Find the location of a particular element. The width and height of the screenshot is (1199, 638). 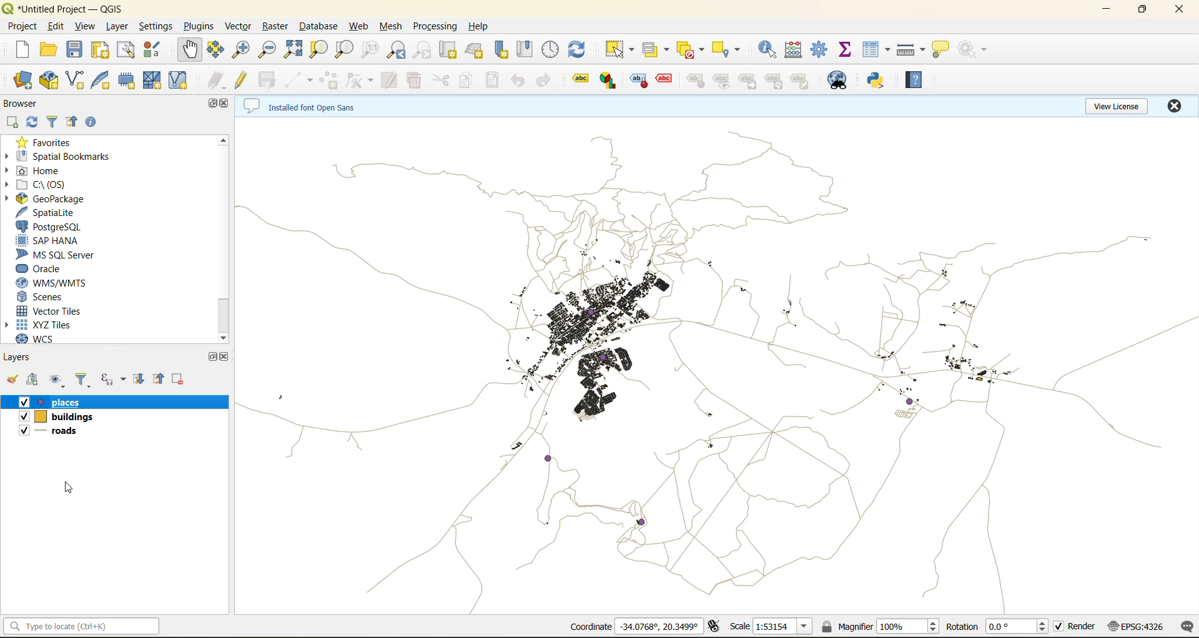

zoom layer is located at coordinates (345, 51).